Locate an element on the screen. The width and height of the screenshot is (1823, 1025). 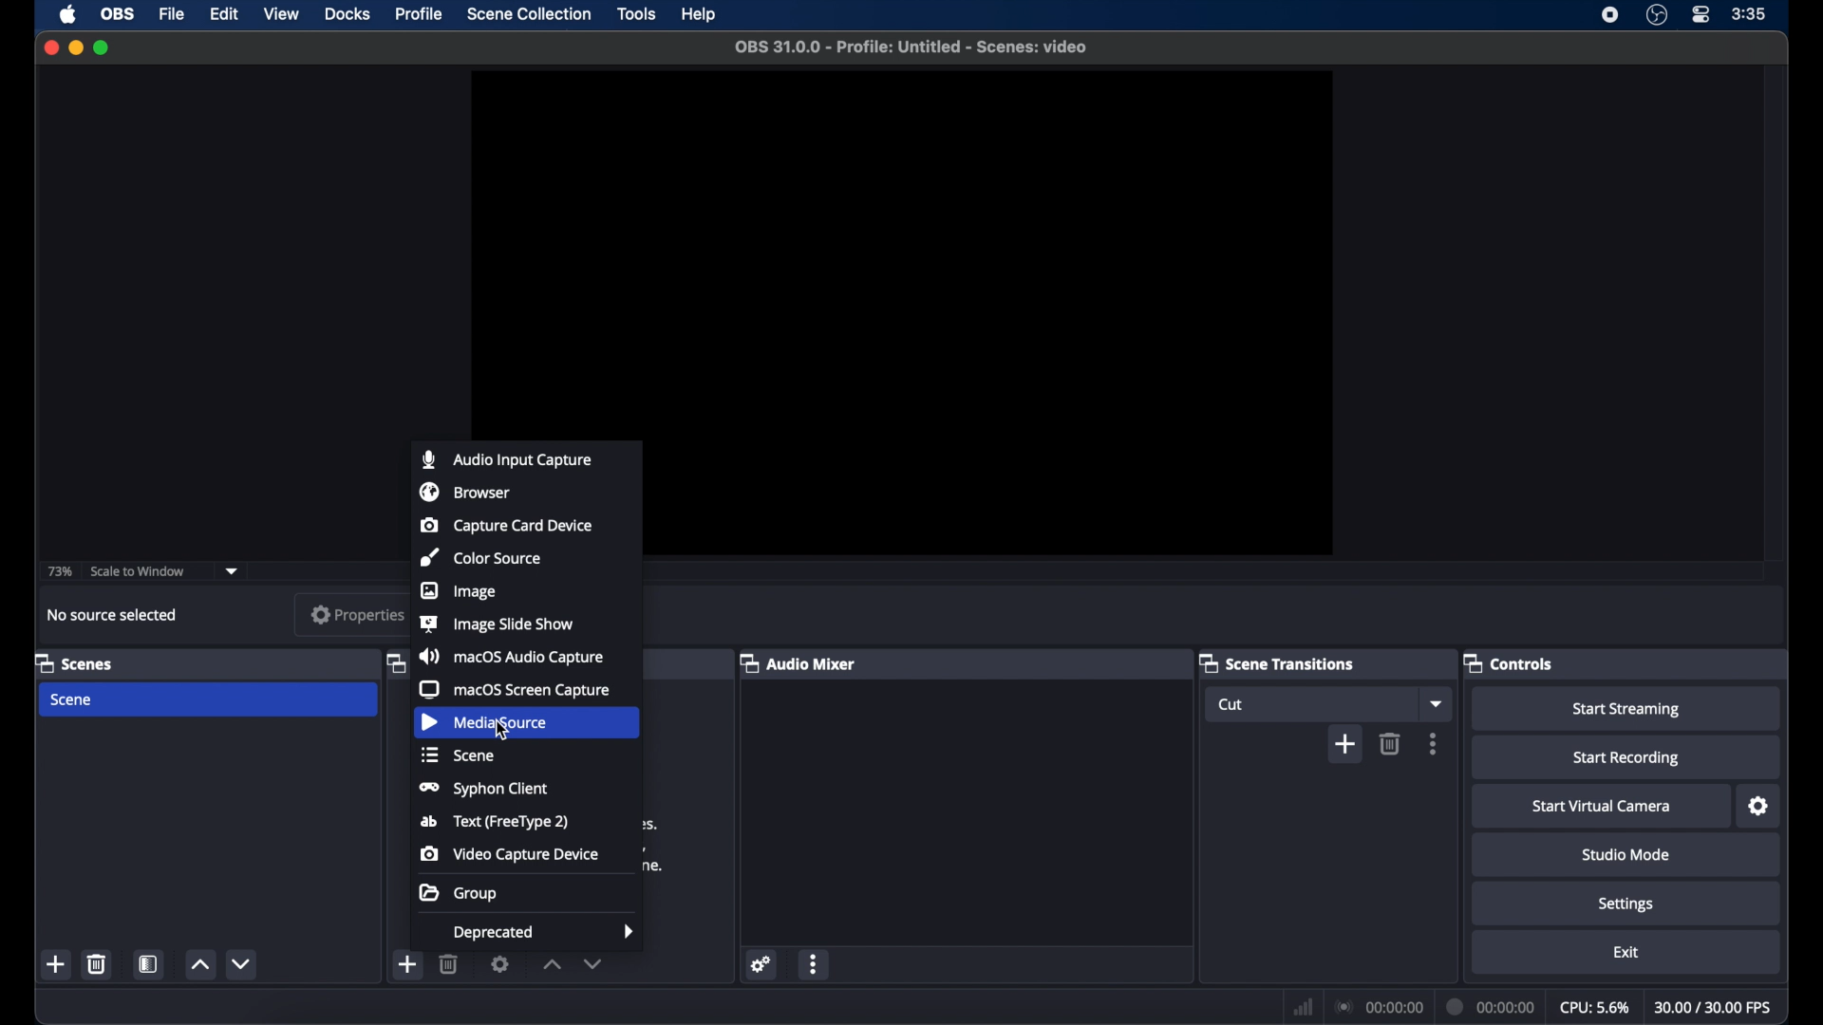
start virtual camera is located at coordinates (1603, 806).